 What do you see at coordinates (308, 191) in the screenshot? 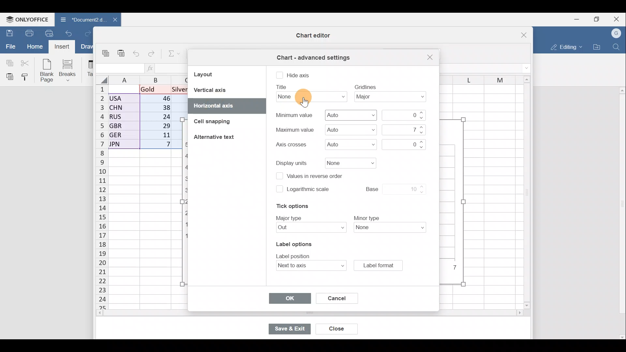
I see `Logarithmic scale` at bounding box center [308, 191].